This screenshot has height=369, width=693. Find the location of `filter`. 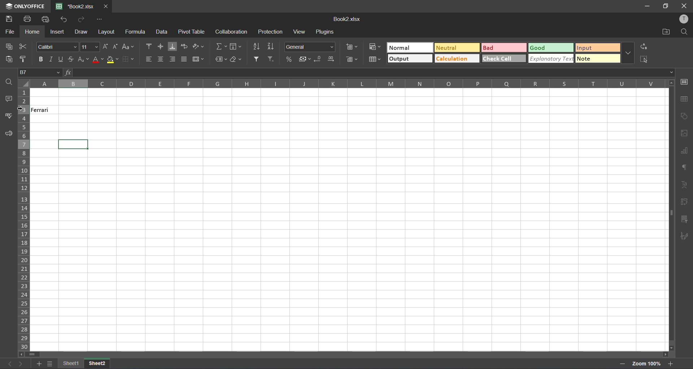

filter is located at coordinates (257, 58).